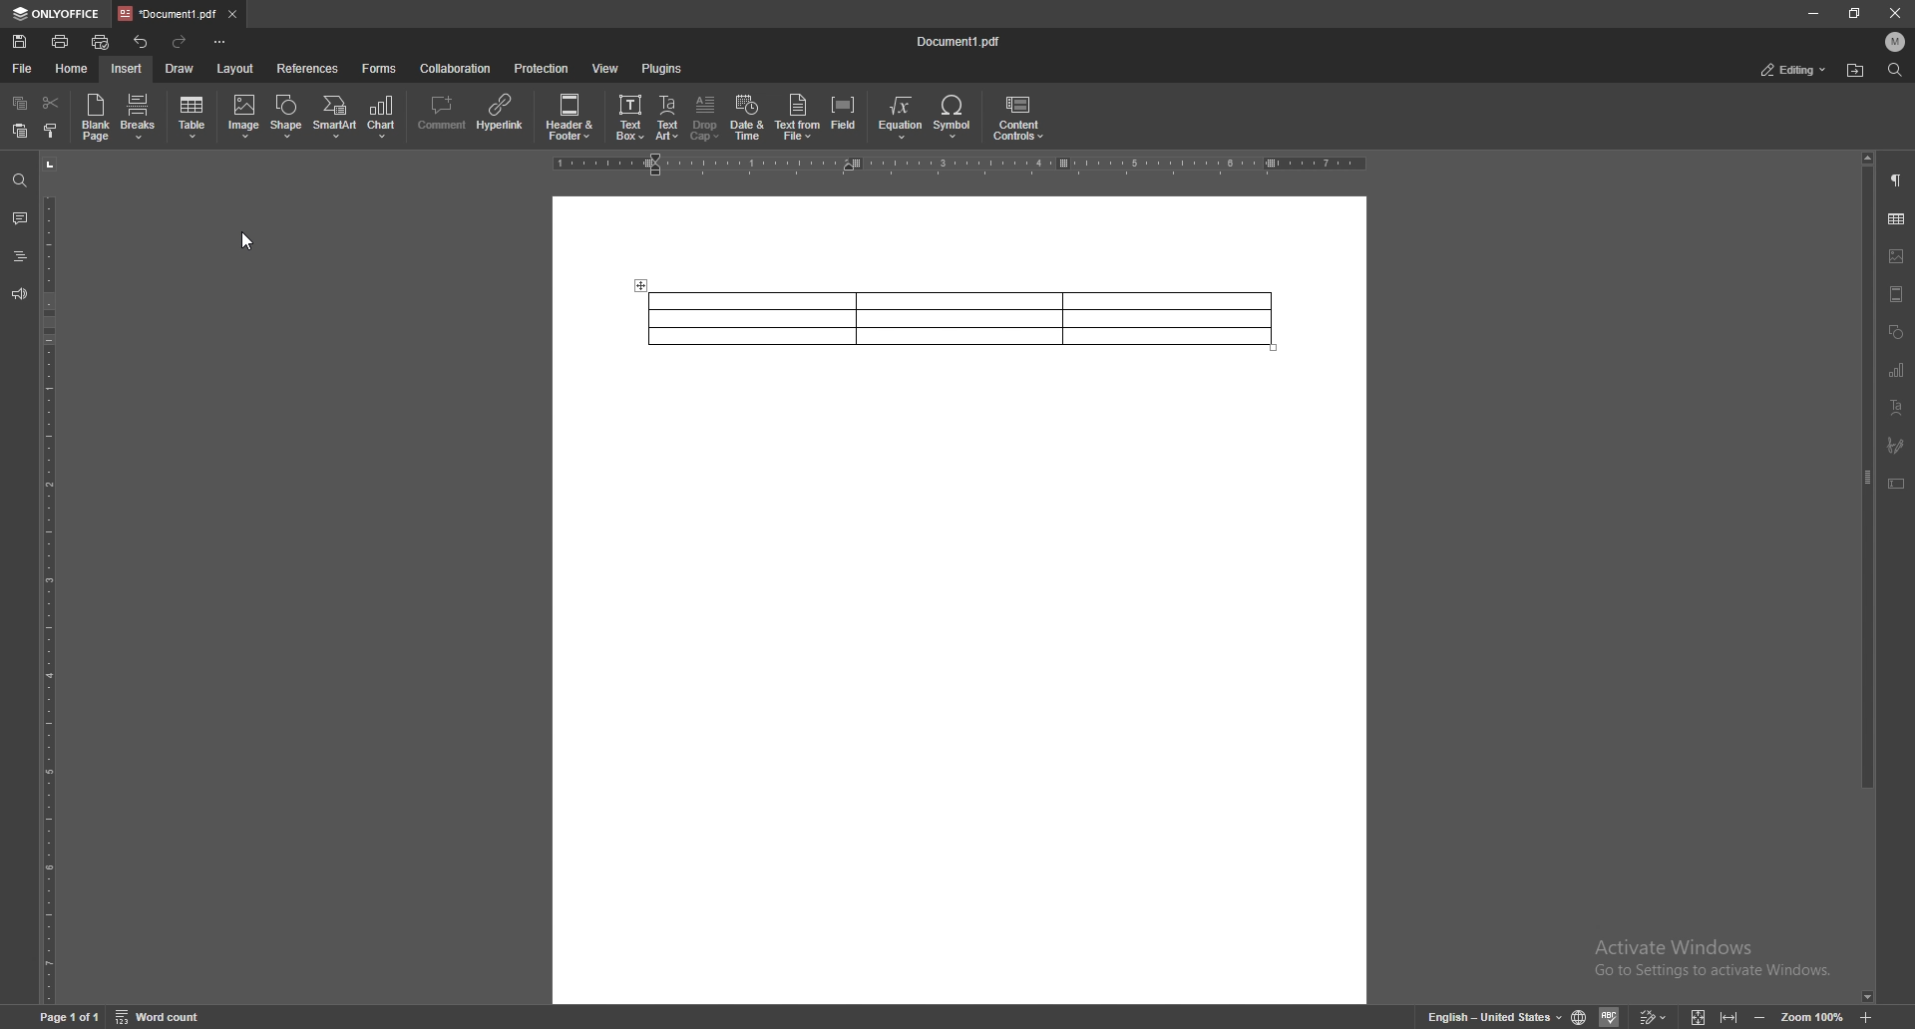  I want to click on change doc language, so click(1580, 1015).